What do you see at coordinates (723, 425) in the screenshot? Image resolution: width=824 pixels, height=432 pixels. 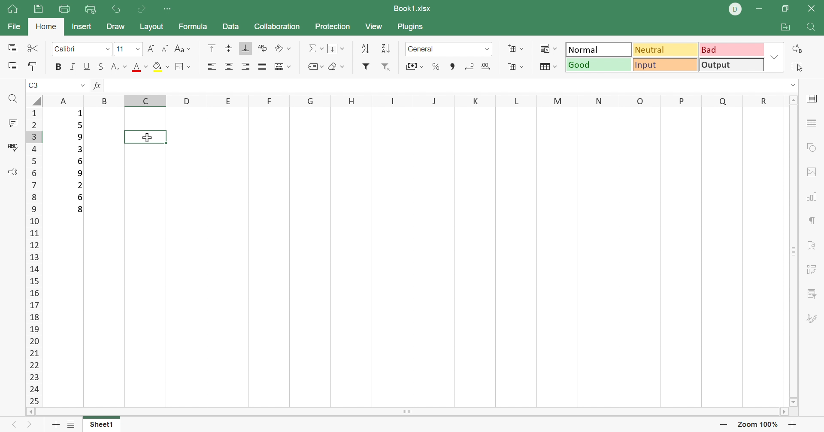 I see `Zoom out` at bounding box center [723, 425].